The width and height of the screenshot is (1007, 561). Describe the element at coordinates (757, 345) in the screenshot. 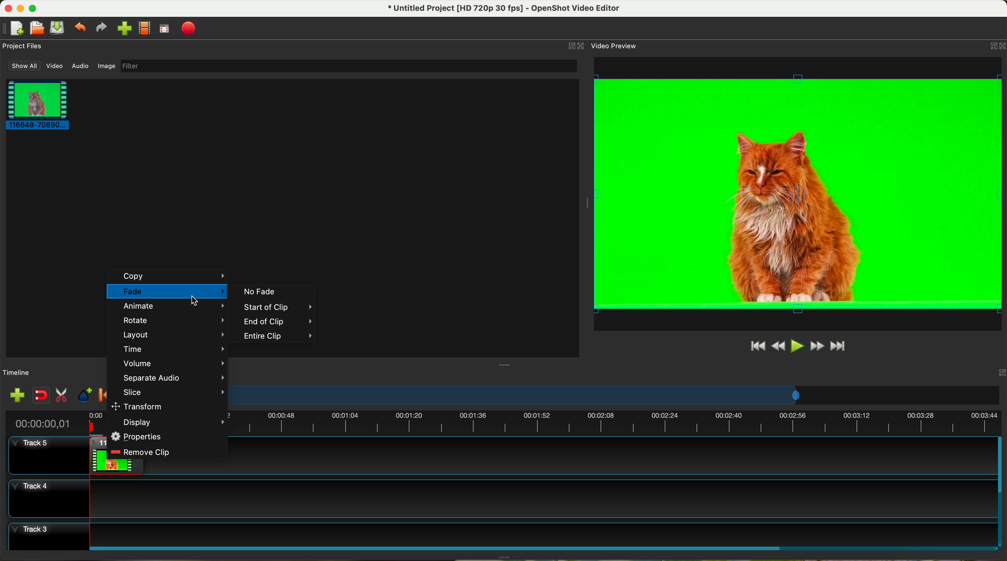

I see `jump to start` at that location.